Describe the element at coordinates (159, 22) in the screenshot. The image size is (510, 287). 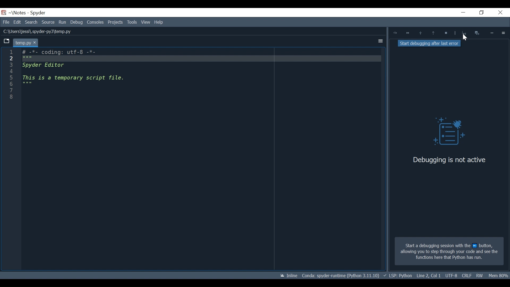
I see `Help` at that location.